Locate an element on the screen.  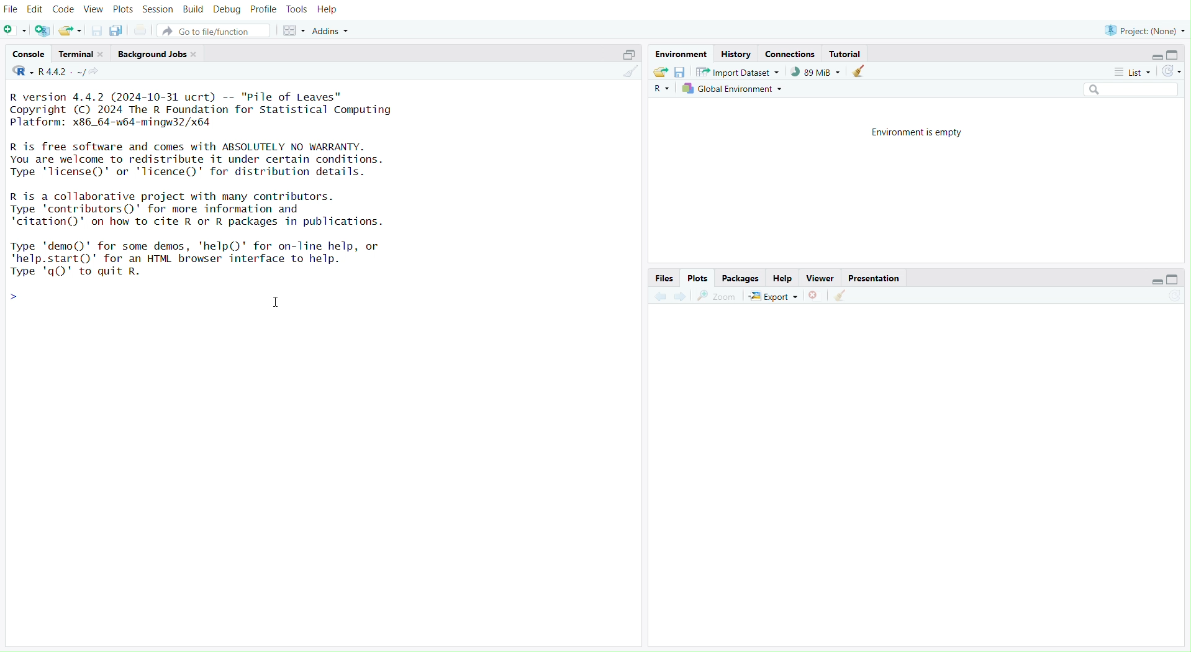
Session is located at coordinates (156, 9).